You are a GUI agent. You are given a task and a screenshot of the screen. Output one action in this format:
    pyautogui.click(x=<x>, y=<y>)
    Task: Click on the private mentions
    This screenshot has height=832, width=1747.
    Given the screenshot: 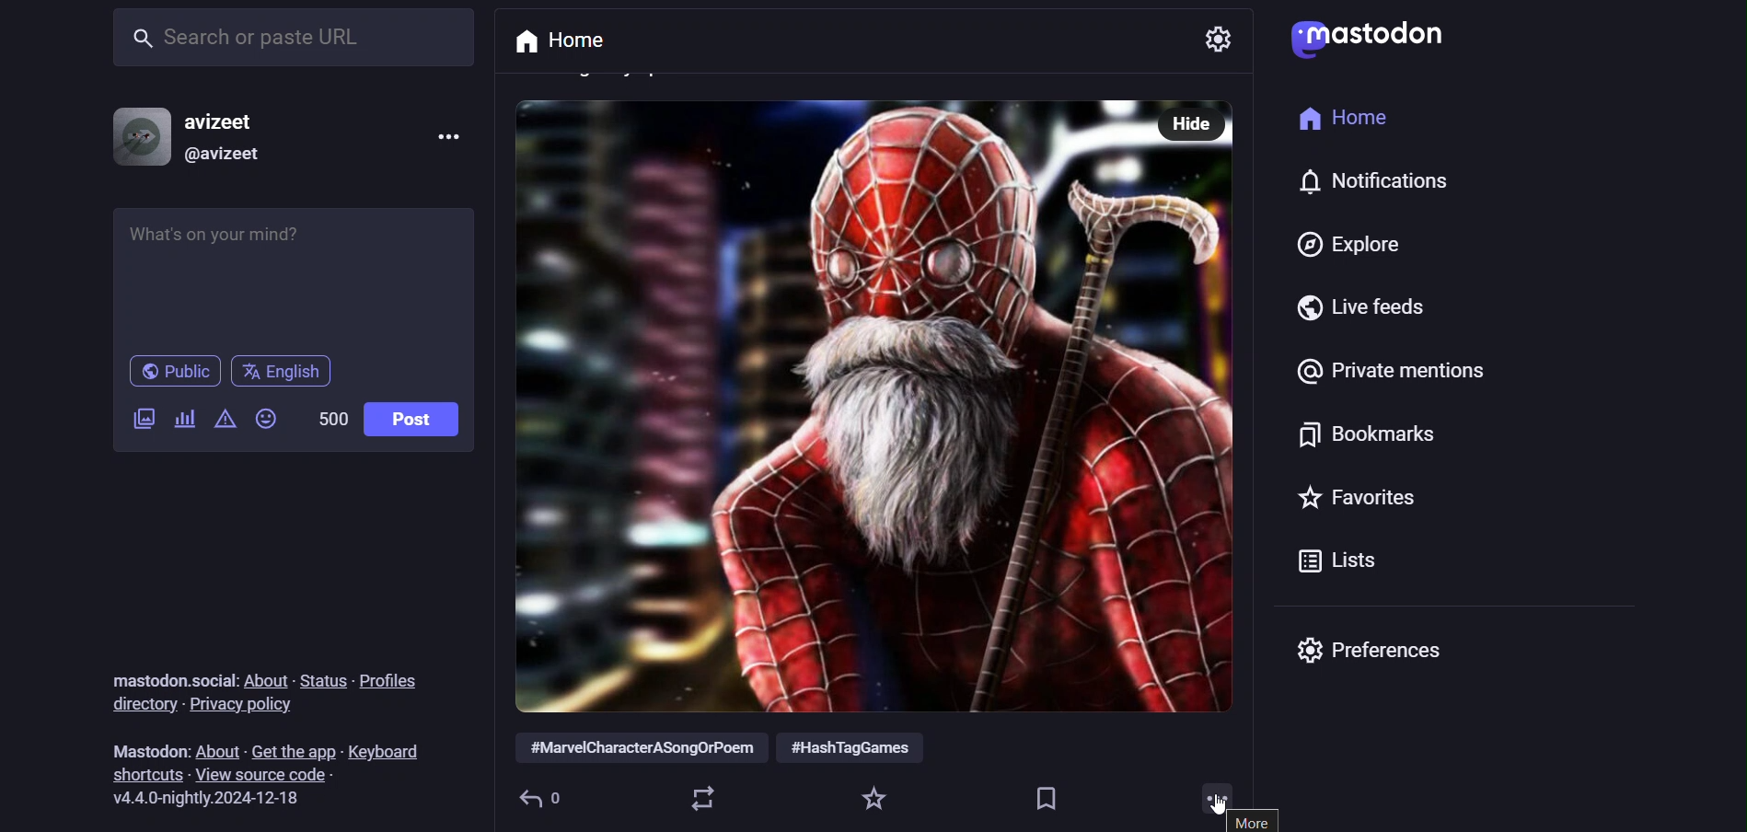 What is the action you would take?
    pyautogui.click(x=1394, y=370)
    